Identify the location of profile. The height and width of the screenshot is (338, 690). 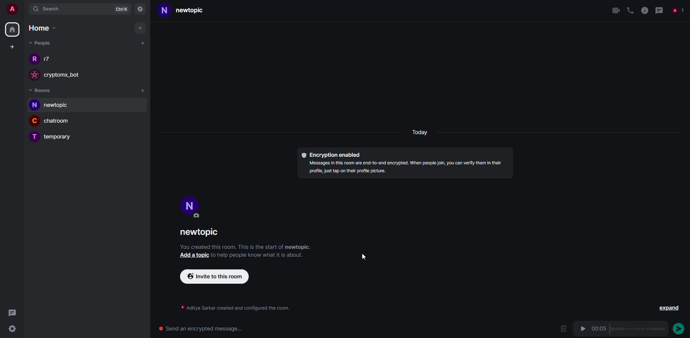
(190, 204).